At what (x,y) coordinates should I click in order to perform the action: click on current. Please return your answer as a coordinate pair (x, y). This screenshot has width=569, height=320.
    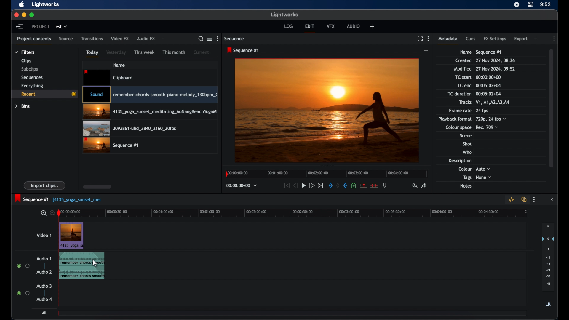
    Looking at the image, I should click on (202, 52).